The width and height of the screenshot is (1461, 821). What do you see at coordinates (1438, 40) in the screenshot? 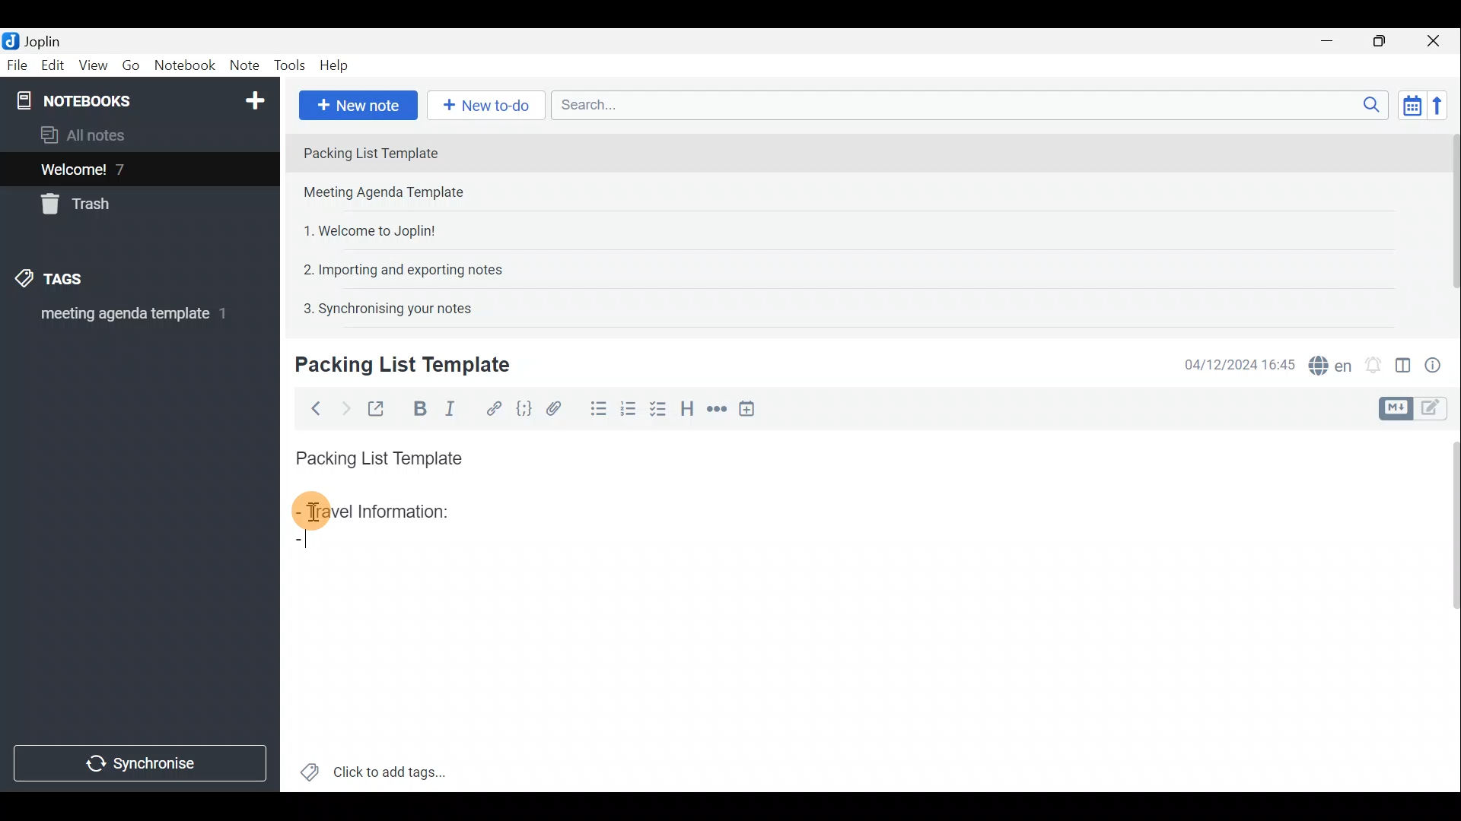
I see `Close` at bounding box center [1438, 40].